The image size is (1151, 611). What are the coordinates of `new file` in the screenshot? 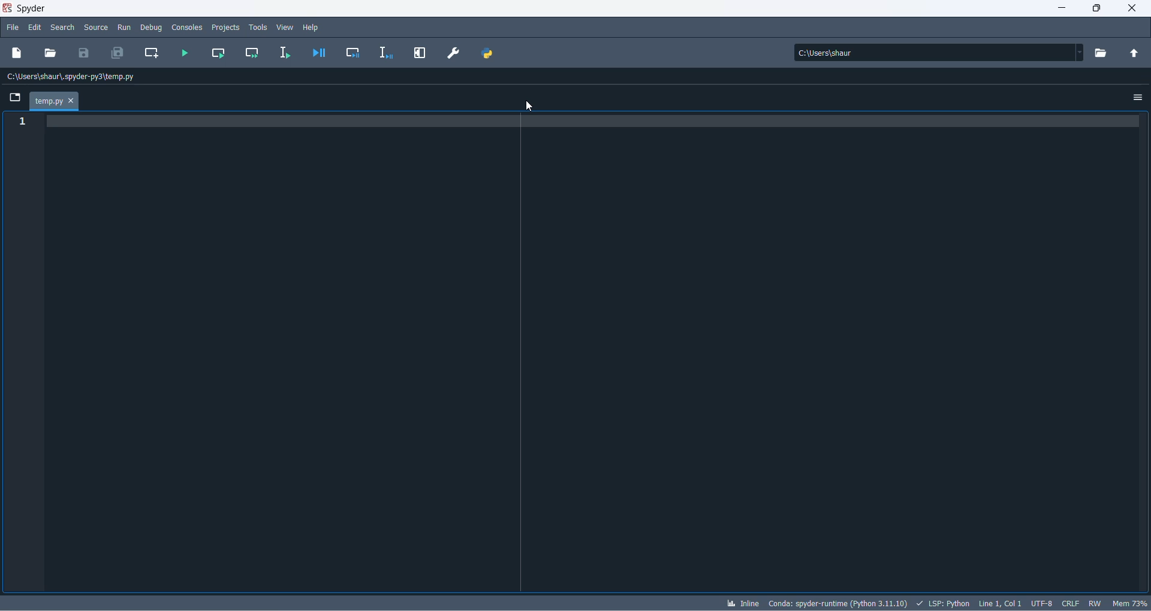 It's located at (17, 53).